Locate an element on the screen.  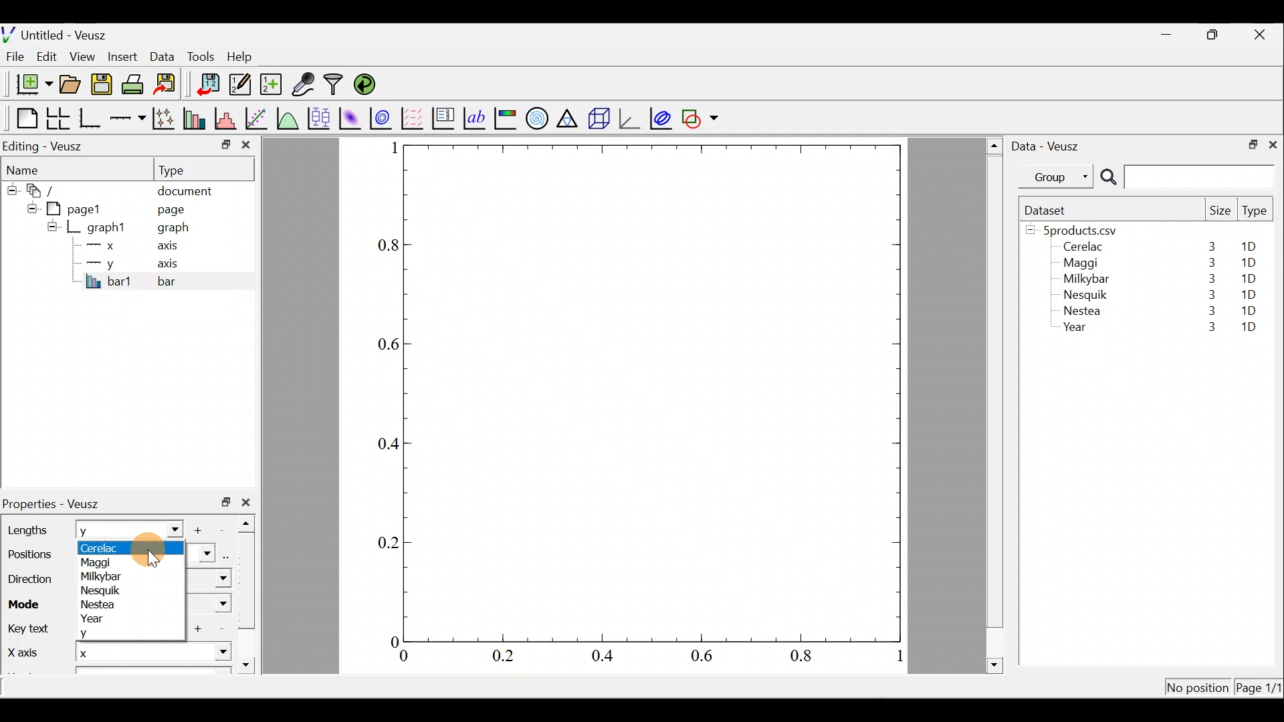
Milkybar is located at coordinates (1083, 280).